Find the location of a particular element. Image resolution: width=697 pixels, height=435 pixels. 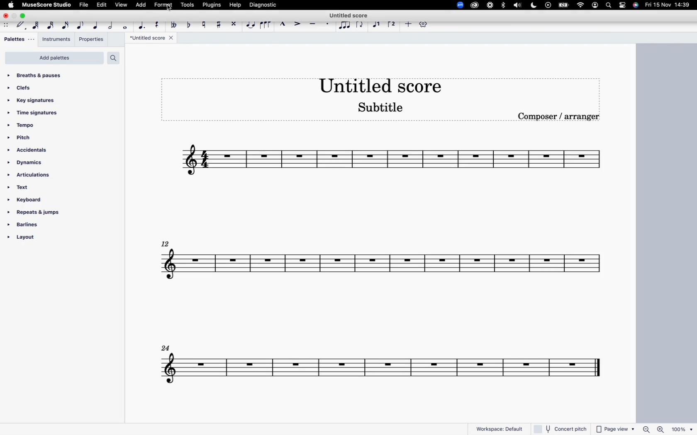

quarter note is located at coordinates (97, 26).